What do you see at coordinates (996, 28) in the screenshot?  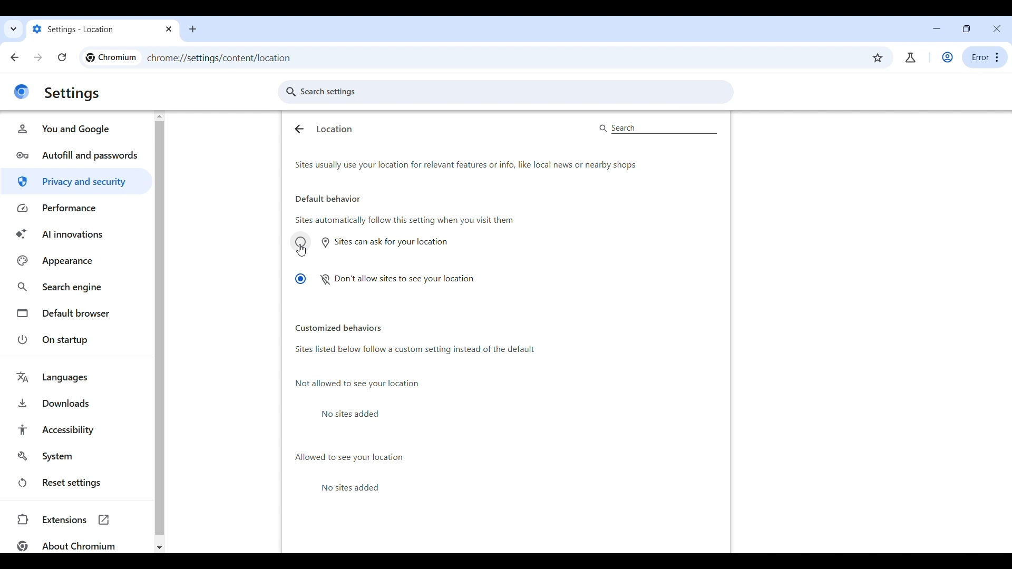 I see `Close interface` at bounding box center [996, 28].